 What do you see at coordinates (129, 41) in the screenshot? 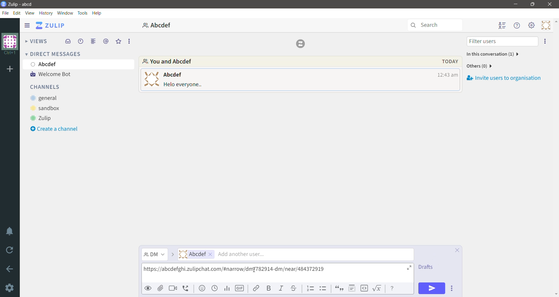
I see `More Options` at bounding box center [129, 41].